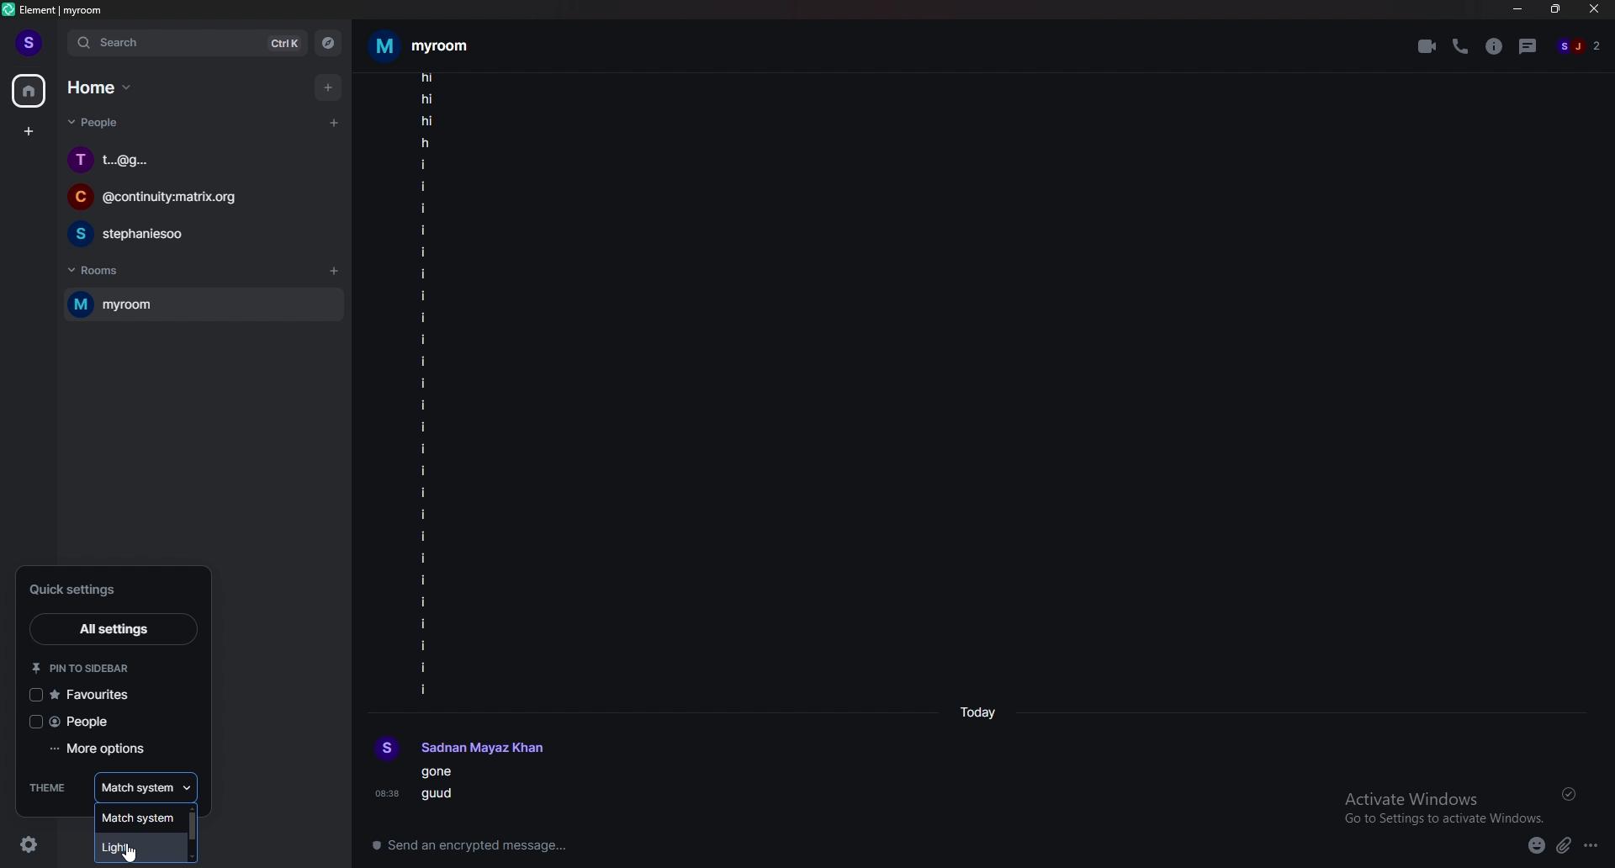  What do you see at coordinates (135, 847) in the screenshot?
I see `theme` at bounding box center [135, 847].